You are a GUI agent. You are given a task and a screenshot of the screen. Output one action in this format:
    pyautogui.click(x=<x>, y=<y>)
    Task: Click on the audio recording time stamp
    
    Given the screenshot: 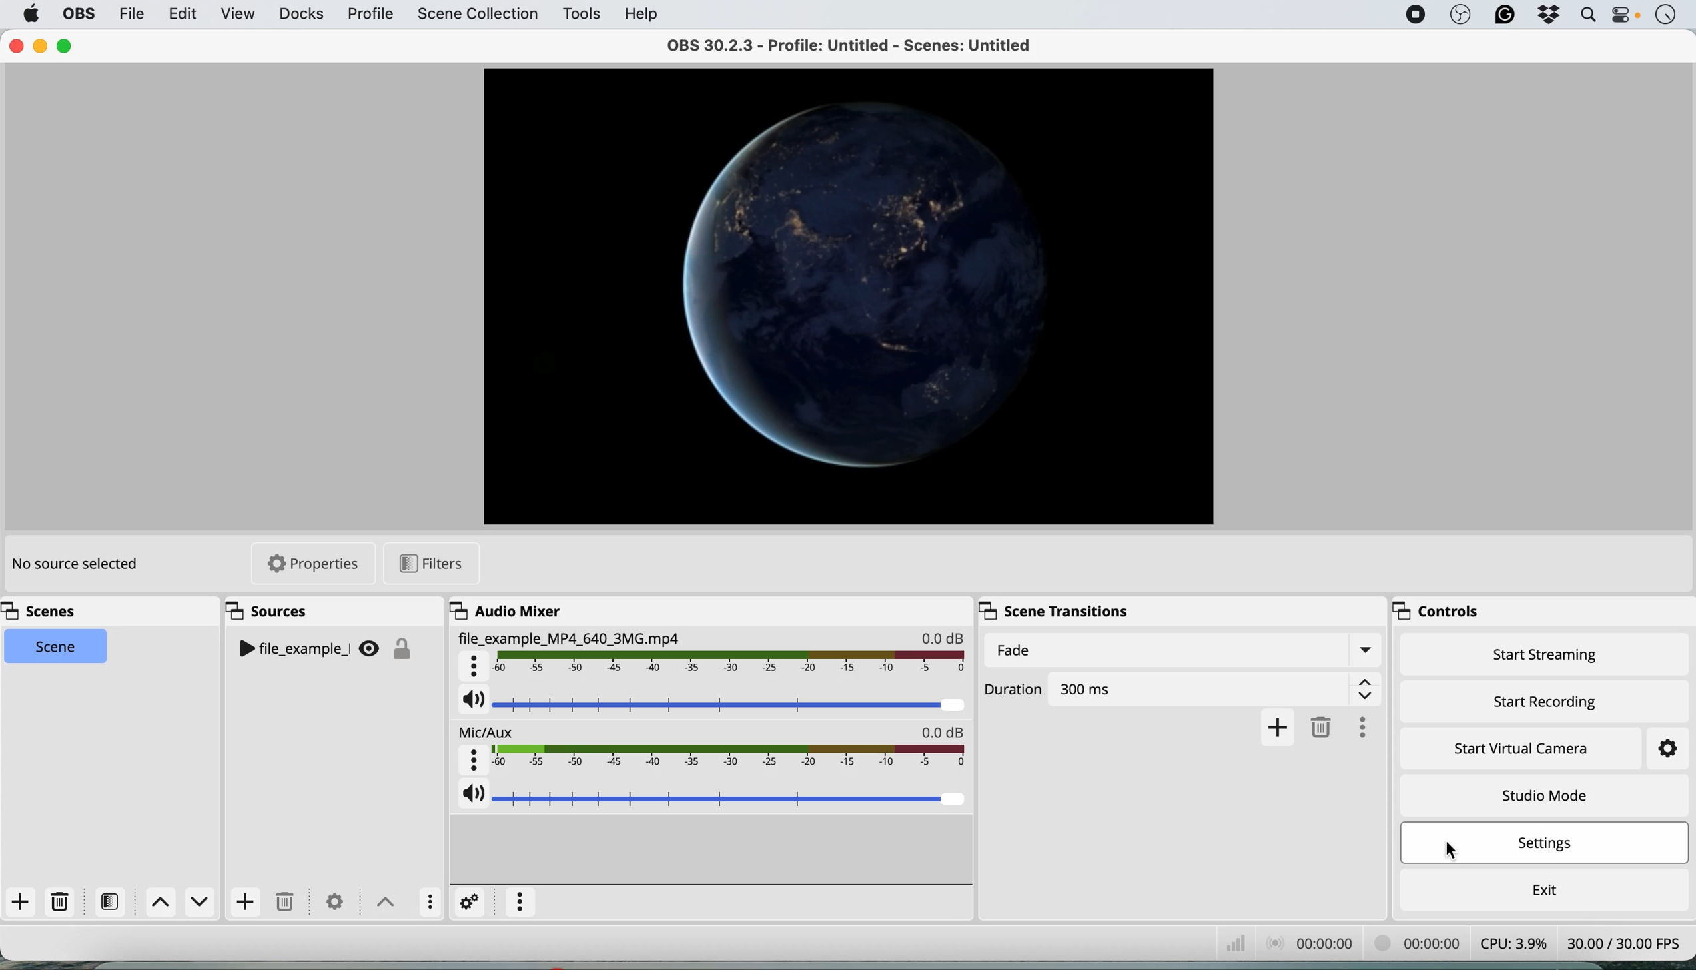 What is the action you would take?
    pyautogui.click(x=1308, y=941)
    